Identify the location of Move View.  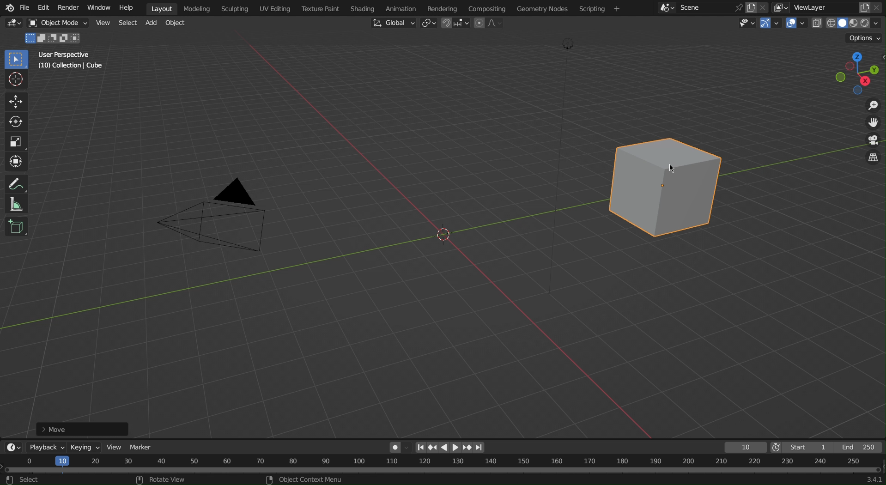
(869, 125).